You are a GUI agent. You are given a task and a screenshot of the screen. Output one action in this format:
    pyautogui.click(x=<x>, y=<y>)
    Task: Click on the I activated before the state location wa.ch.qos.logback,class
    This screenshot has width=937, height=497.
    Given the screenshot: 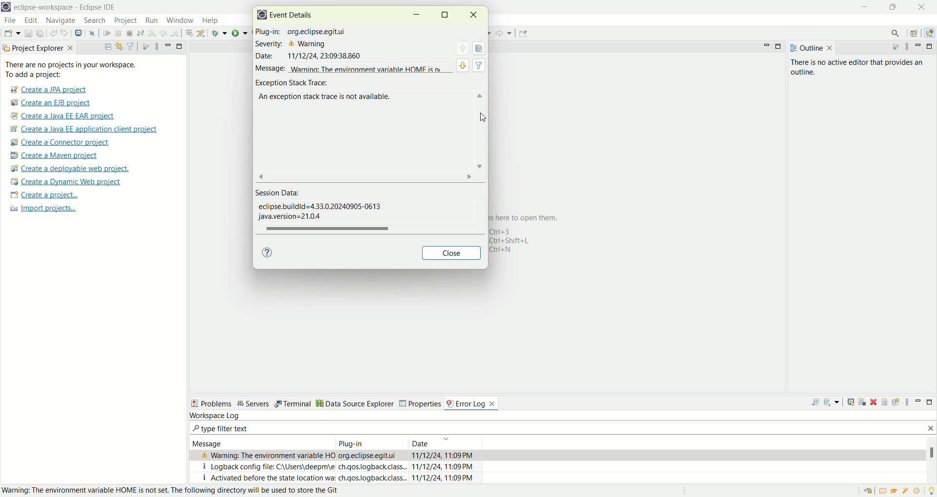 What is the action you would take?
    pyautogui.click(x=299, y=479)
    